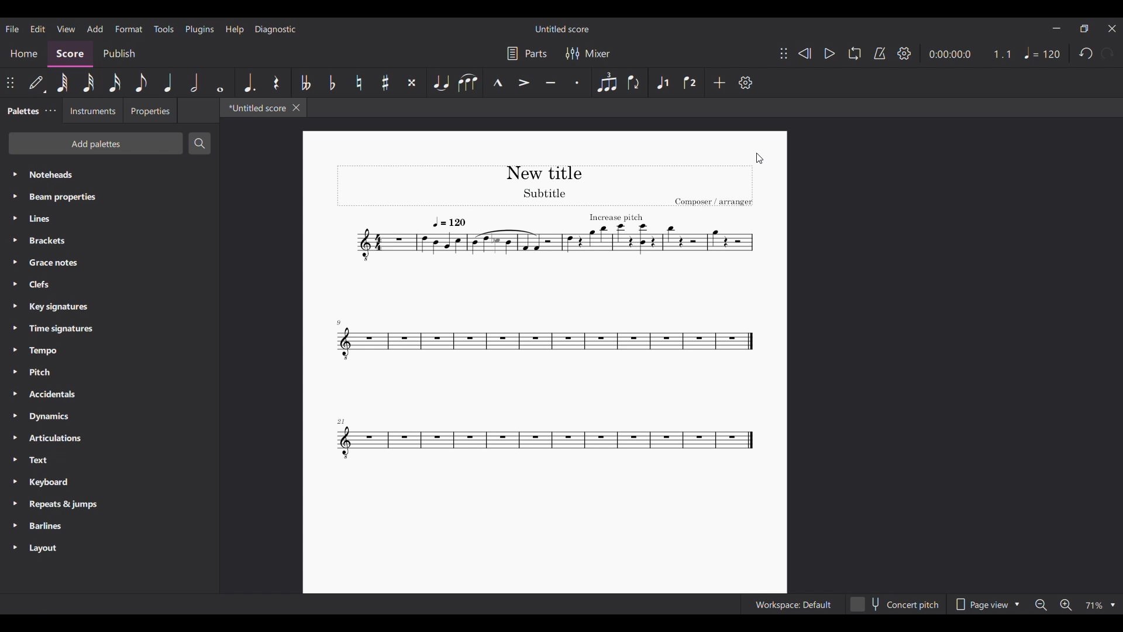 This screenshot has width=1123, height=632. Describe the element at coordinates (111, 438) in the screenshot. I see `Articulations` at that location.